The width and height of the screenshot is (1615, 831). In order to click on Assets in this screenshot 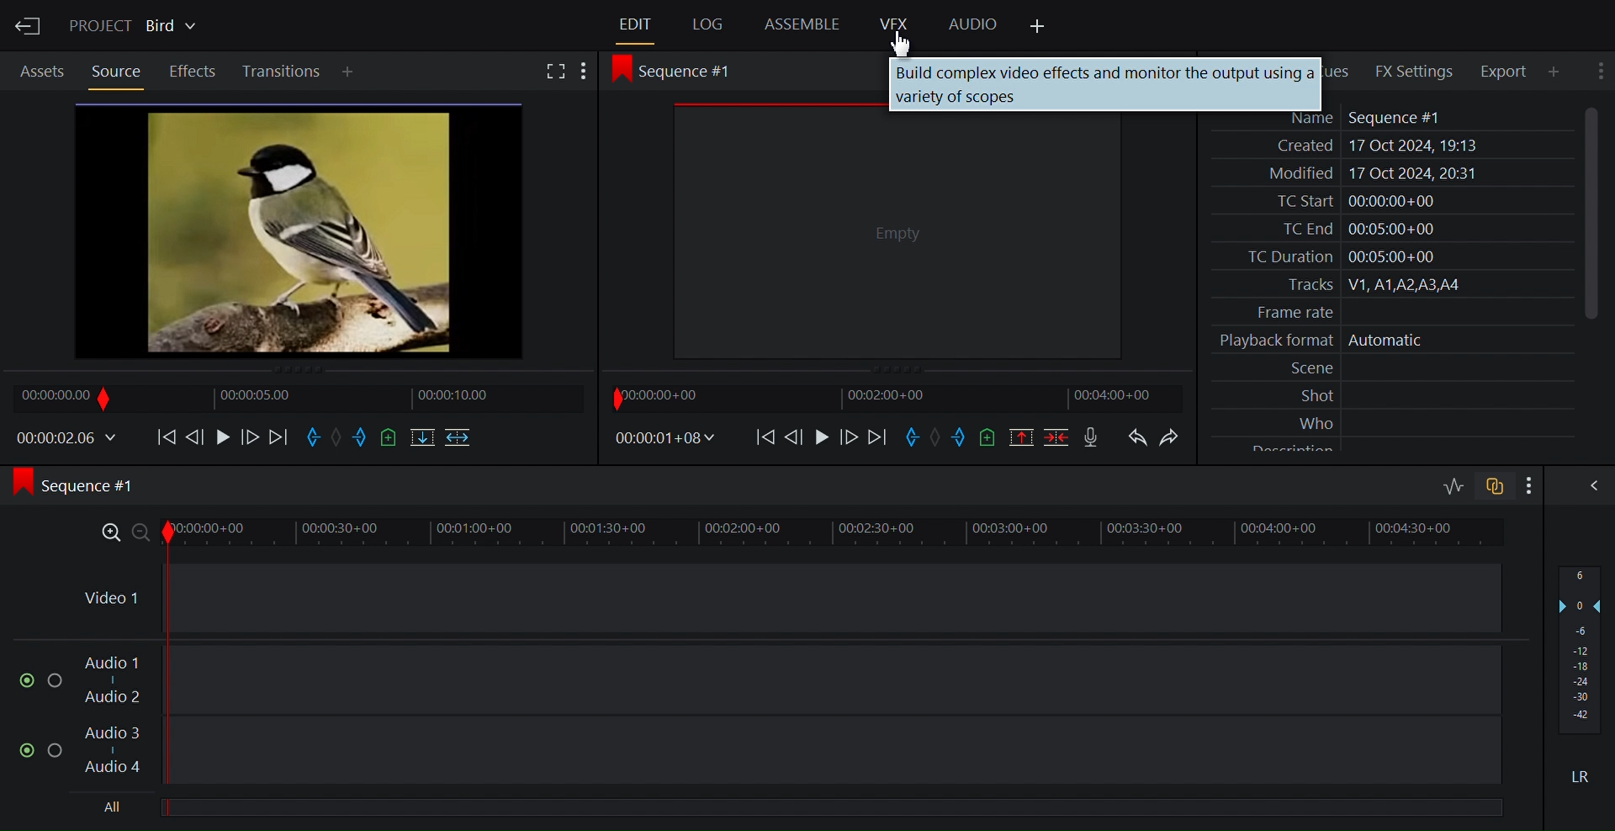, I will do `click(44, 71)`.